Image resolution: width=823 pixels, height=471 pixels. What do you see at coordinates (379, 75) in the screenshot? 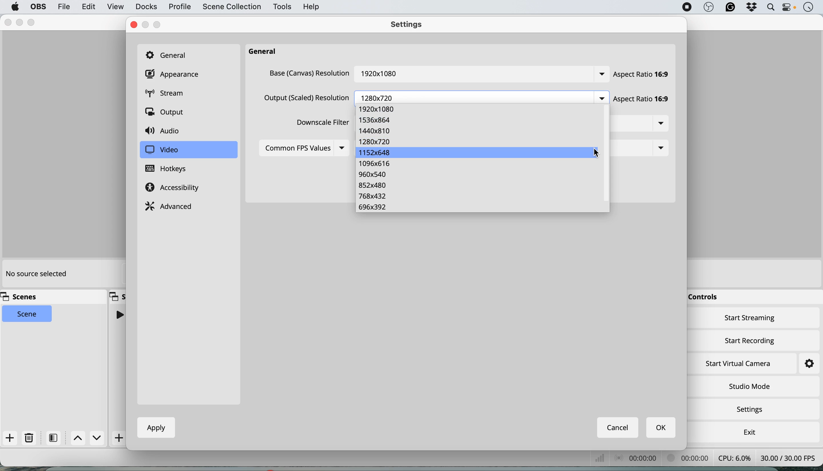
I see `1920 X 1080` at bounding box center [379, 75].